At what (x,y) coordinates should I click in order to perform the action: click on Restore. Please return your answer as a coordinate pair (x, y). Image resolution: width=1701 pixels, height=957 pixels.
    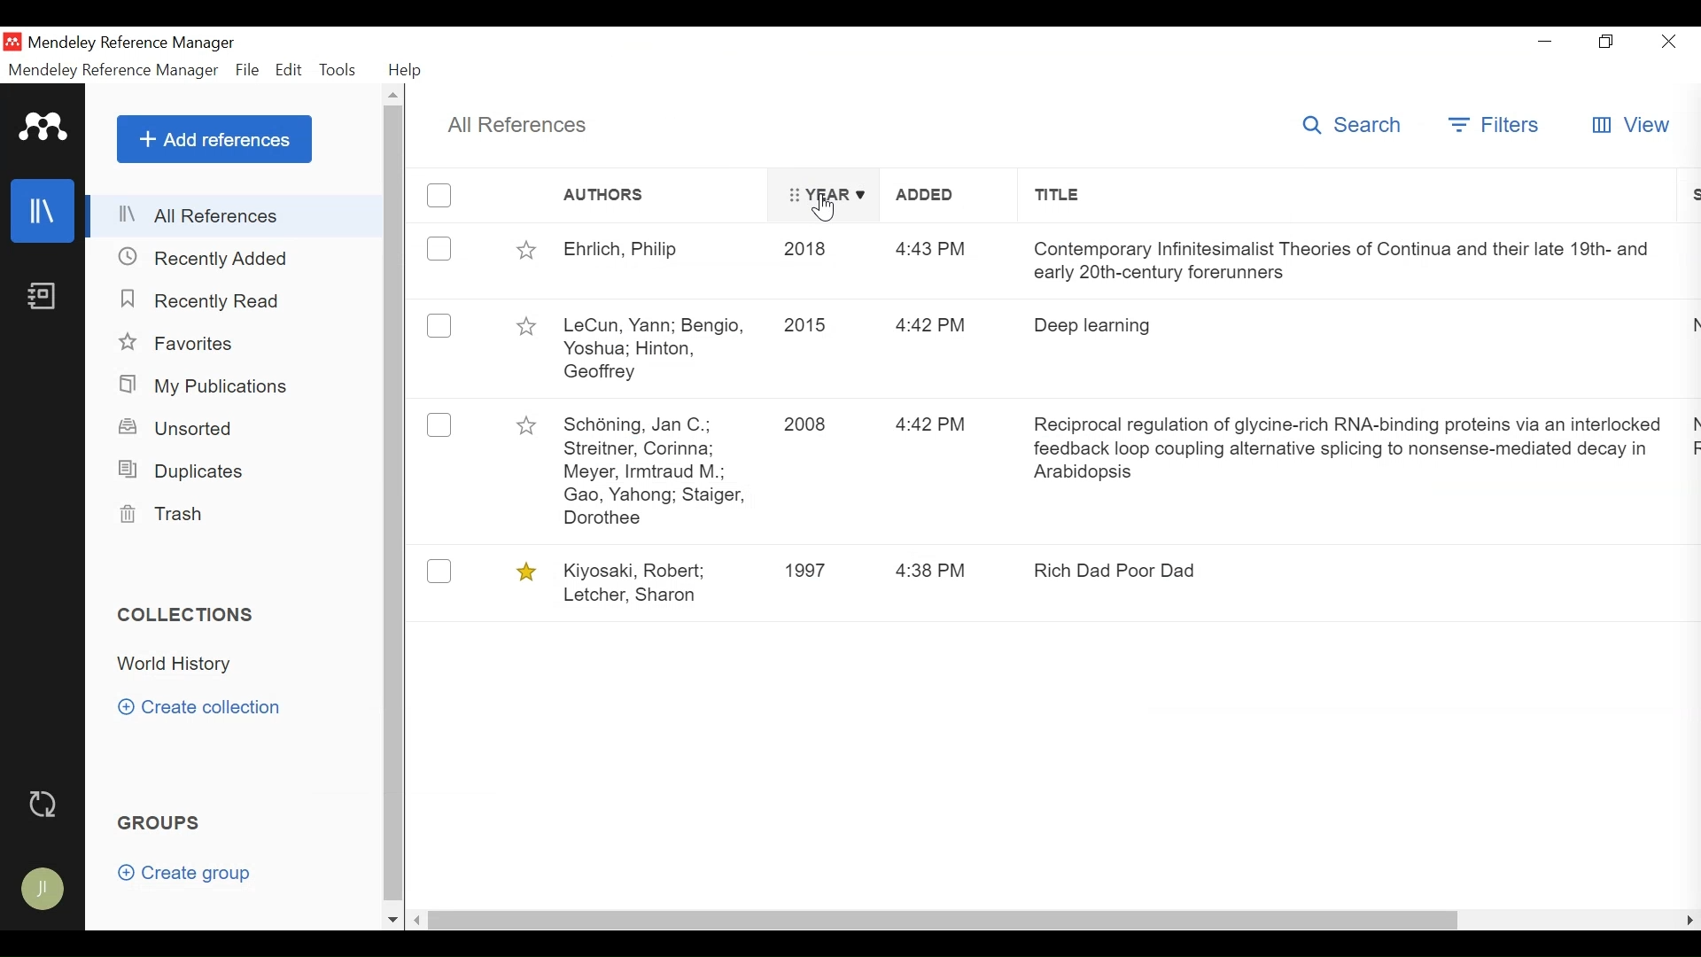
    Looking at the image, I should click on (1607, 41).